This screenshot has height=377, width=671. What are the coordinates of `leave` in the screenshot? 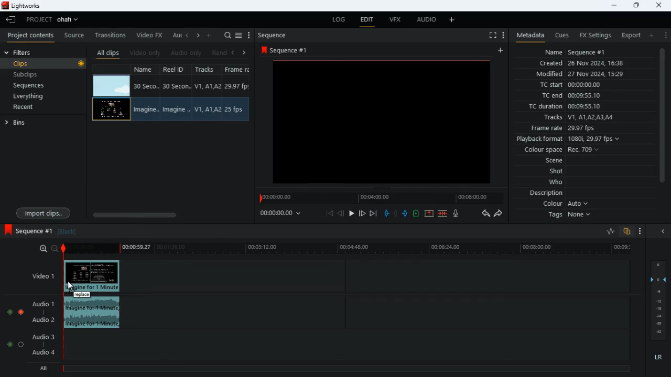 It's located at (12, 19).